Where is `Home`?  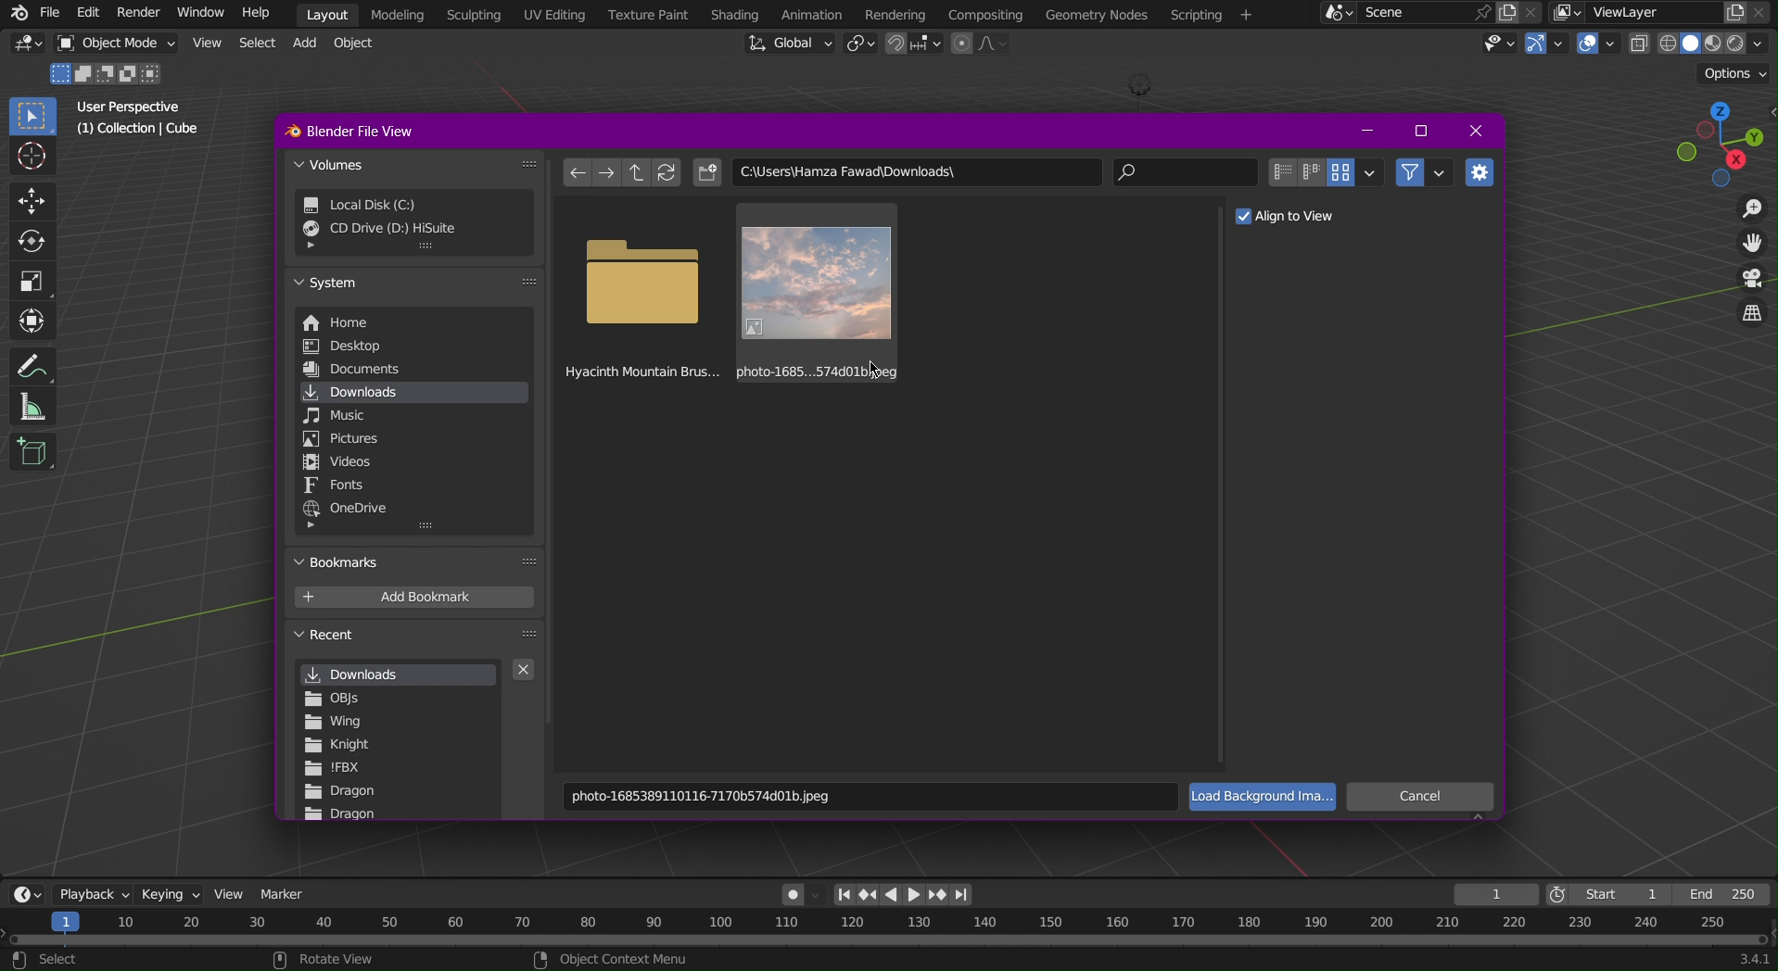
Home is located at coordinates (366, 322).